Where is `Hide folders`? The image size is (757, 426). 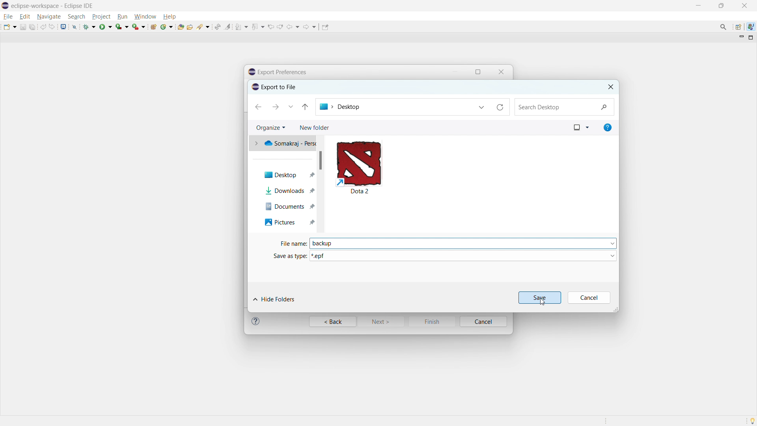
Hide folders is located at coordinates (292, 296).